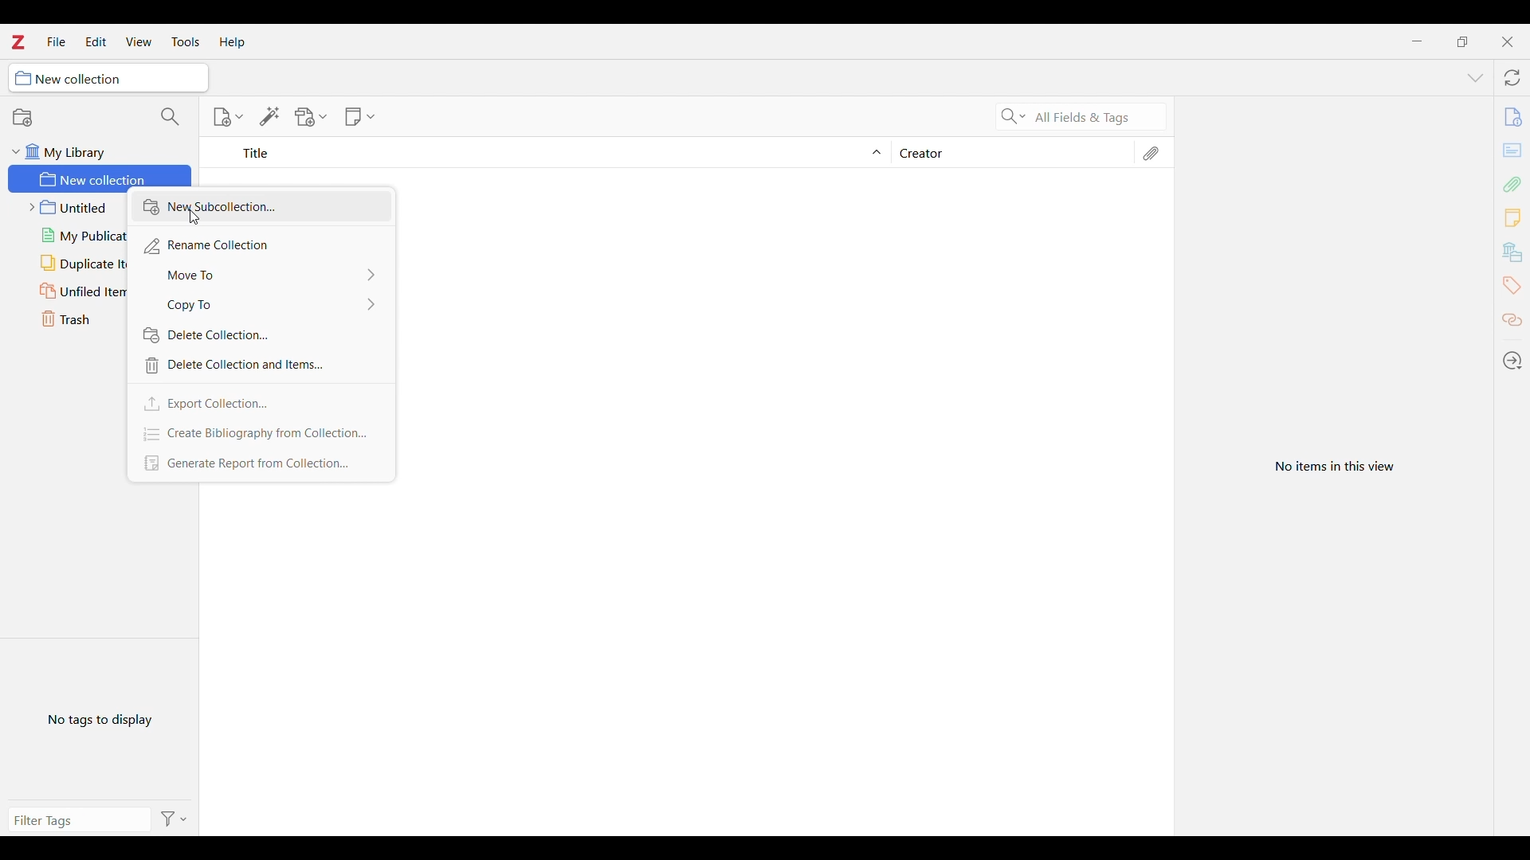 Image resolution: width=1530 pixels, height=860 pixels. Describe the element at coordinates (108, 78) in the screenshot. I see `Current collection` at that location.